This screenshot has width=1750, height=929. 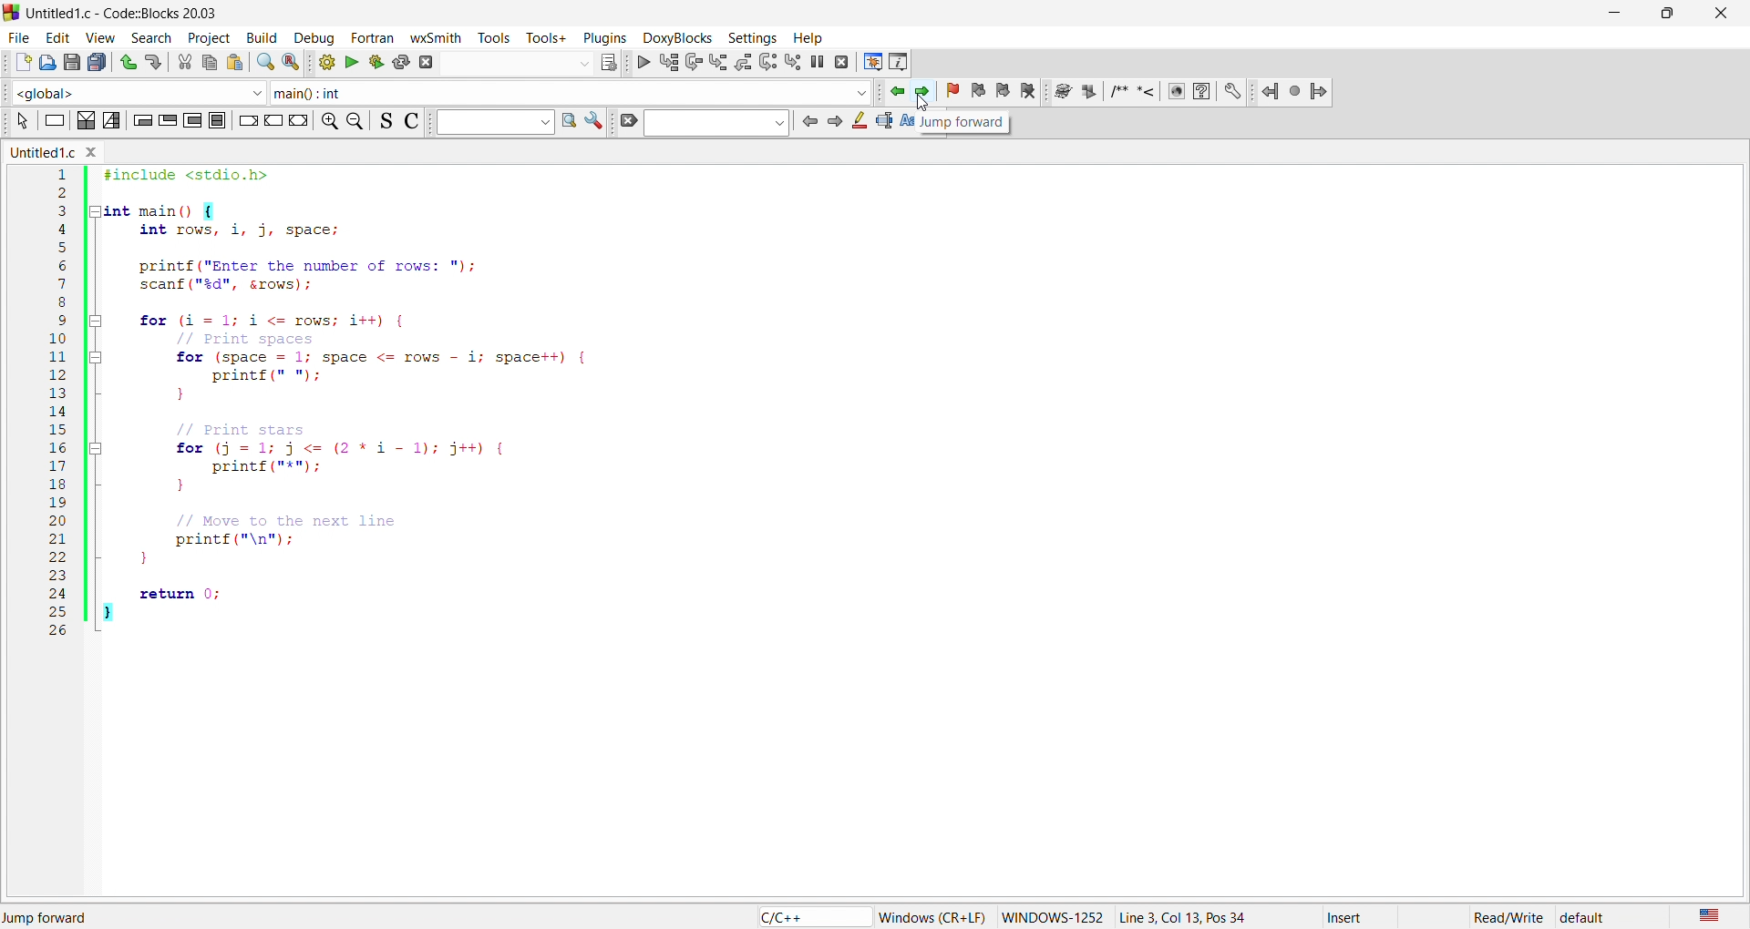 I want to click on search, so click(x=262, y=65).